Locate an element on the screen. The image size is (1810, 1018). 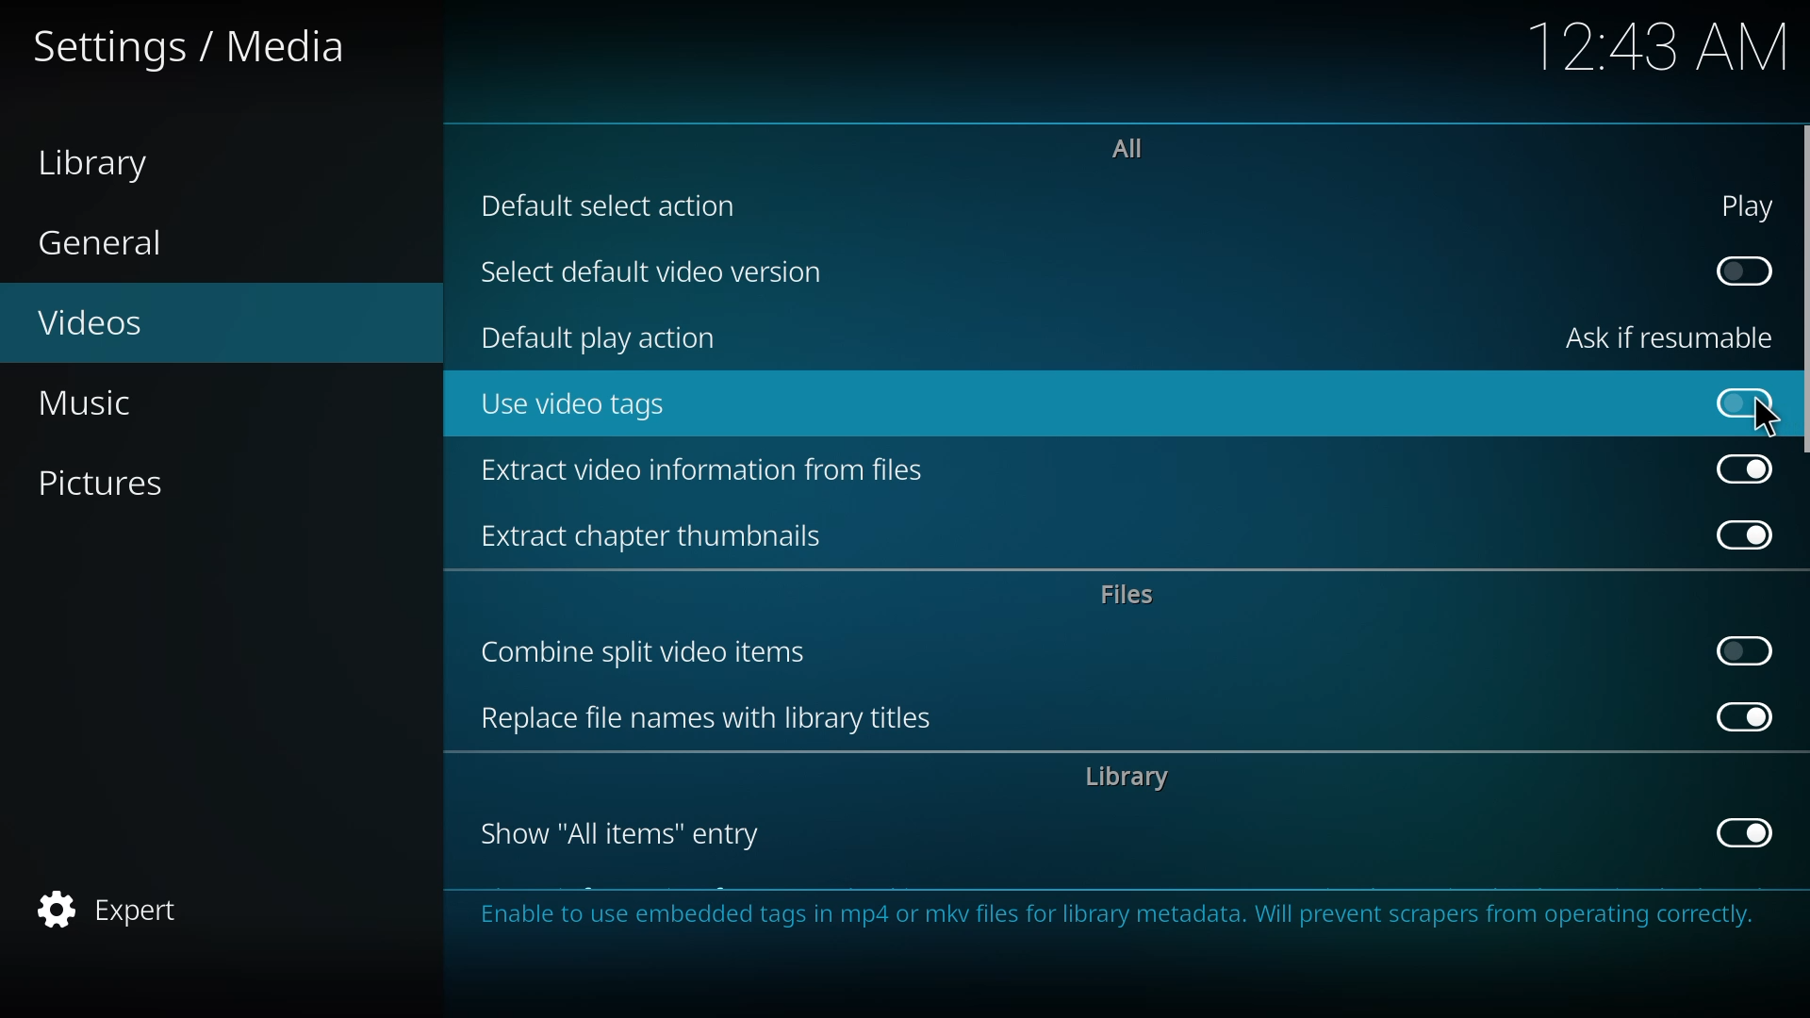
expert is located at coordinates (120, 908).